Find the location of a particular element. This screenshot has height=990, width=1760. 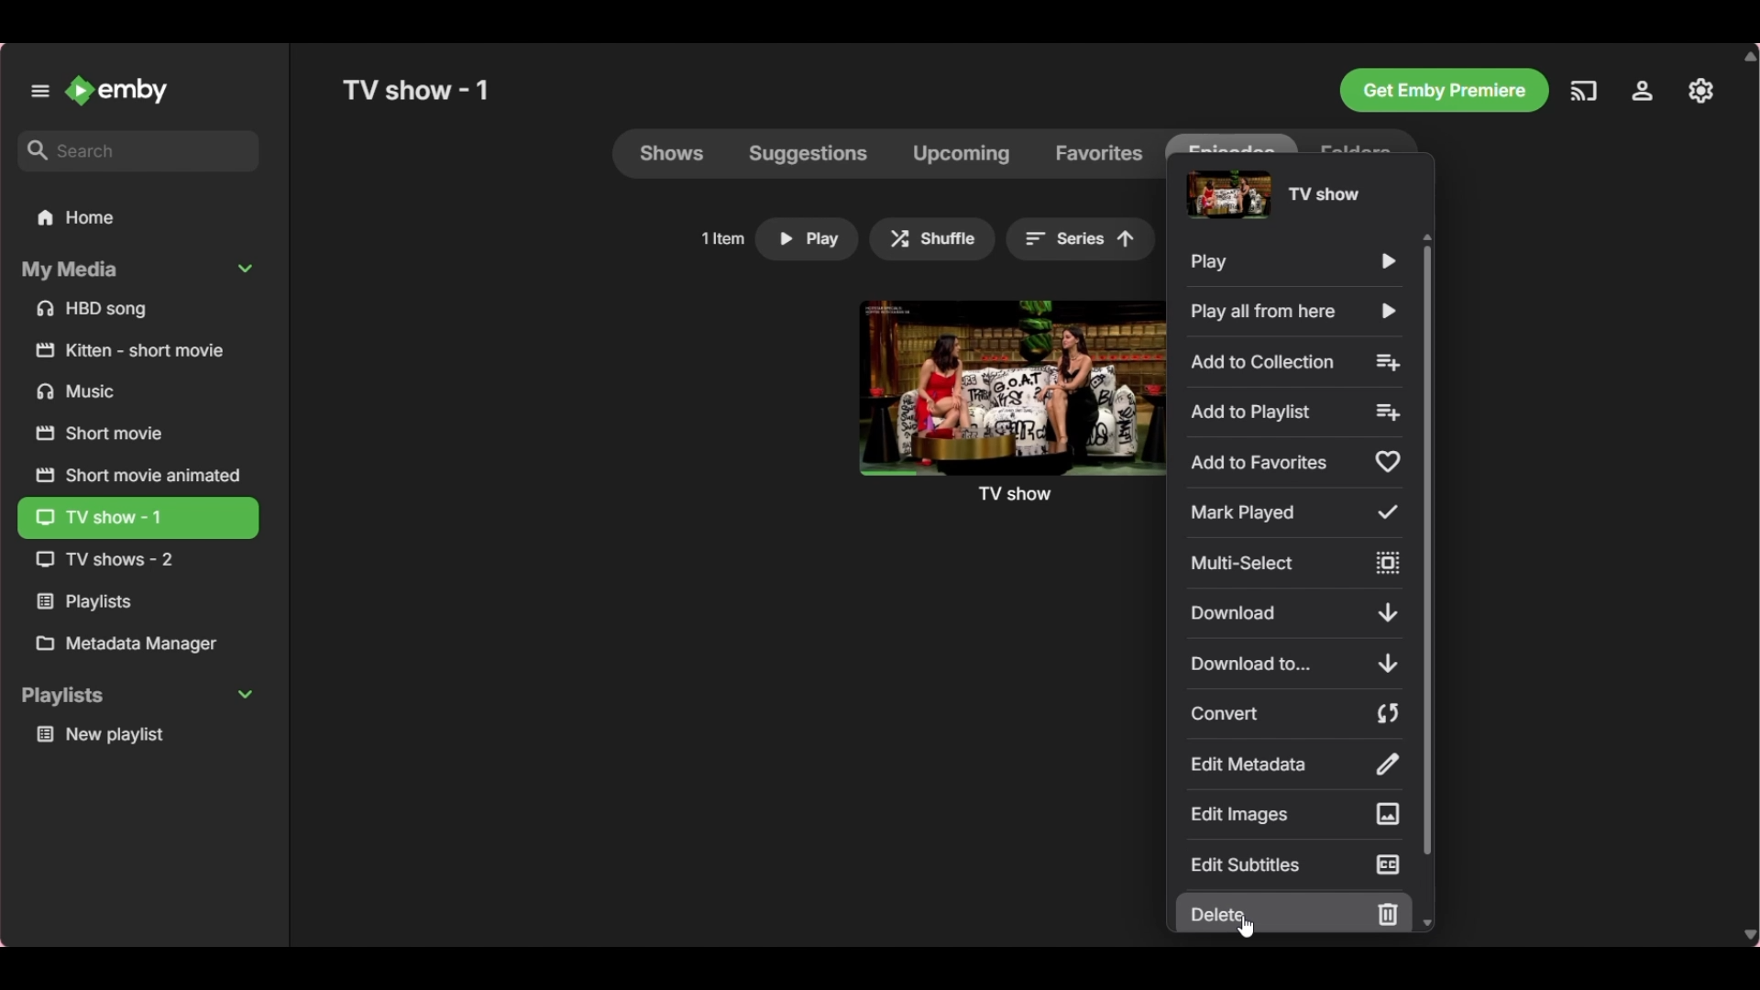

Collapse Playlists is located at coordinates (137, 698).